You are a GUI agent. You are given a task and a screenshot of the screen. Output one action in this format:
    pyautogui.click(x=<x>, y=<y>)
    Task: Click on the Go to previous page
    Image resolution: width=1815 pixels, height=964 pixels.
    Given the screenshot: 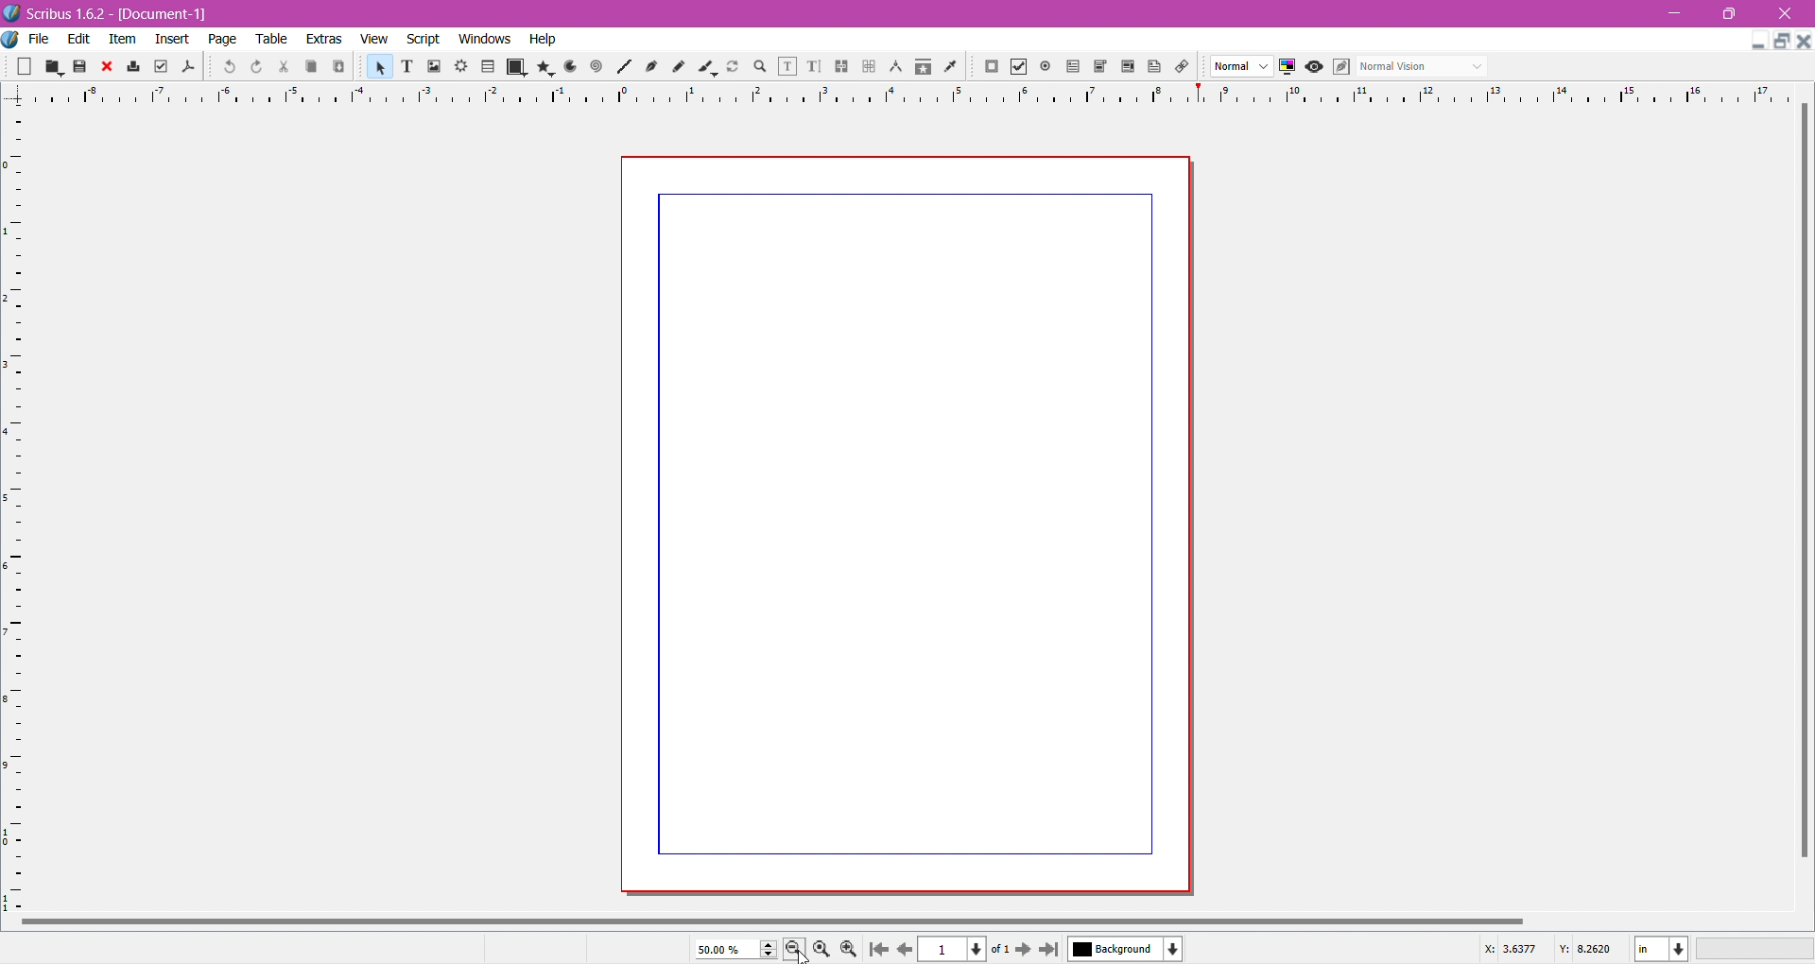 What is the action you would take?
    pyautogui.click(x=902, y=950)
    